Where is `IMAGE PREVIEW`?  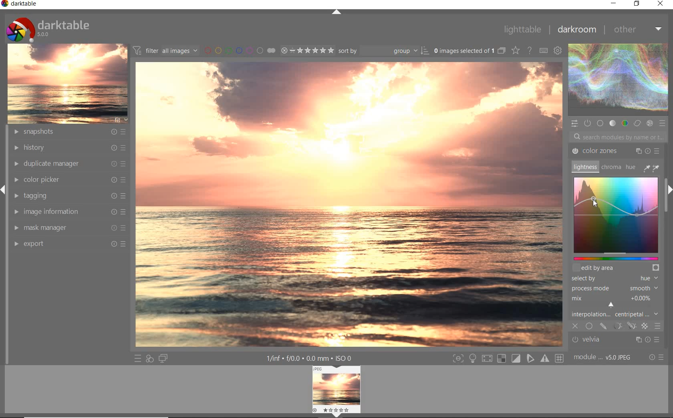 IMAGE PREVIEW is located at coordinates (336, 392).